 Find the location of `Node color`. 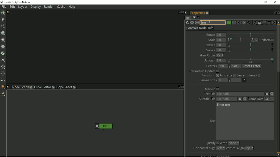

Node color is located at coordinates (228, 23).